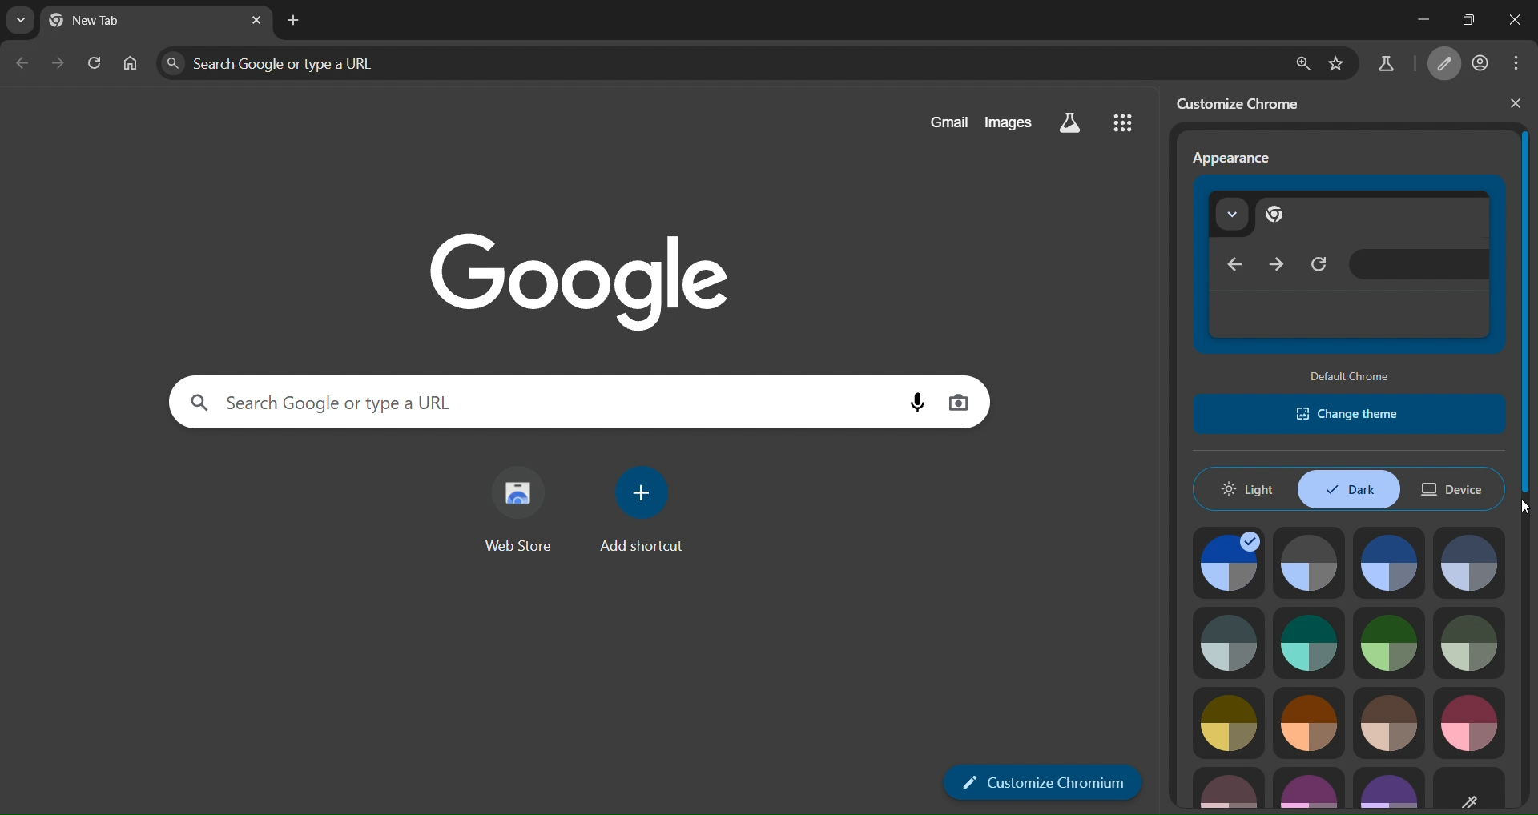 Image resolution: width=1538 pixels, height=815 pixels. I want to click on theme, so click(1467, 645).